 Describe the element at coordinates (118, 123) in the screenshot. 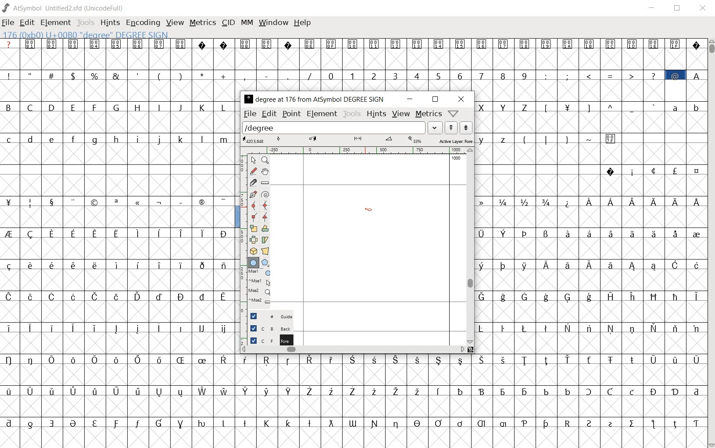

I see `empty glyph slots` at that location.